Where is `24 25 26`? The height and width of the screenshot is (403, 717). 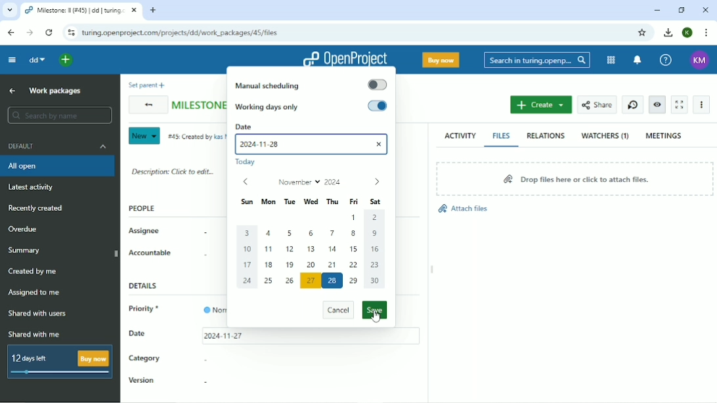
24 25 26 is located at coordinates (271, 281).